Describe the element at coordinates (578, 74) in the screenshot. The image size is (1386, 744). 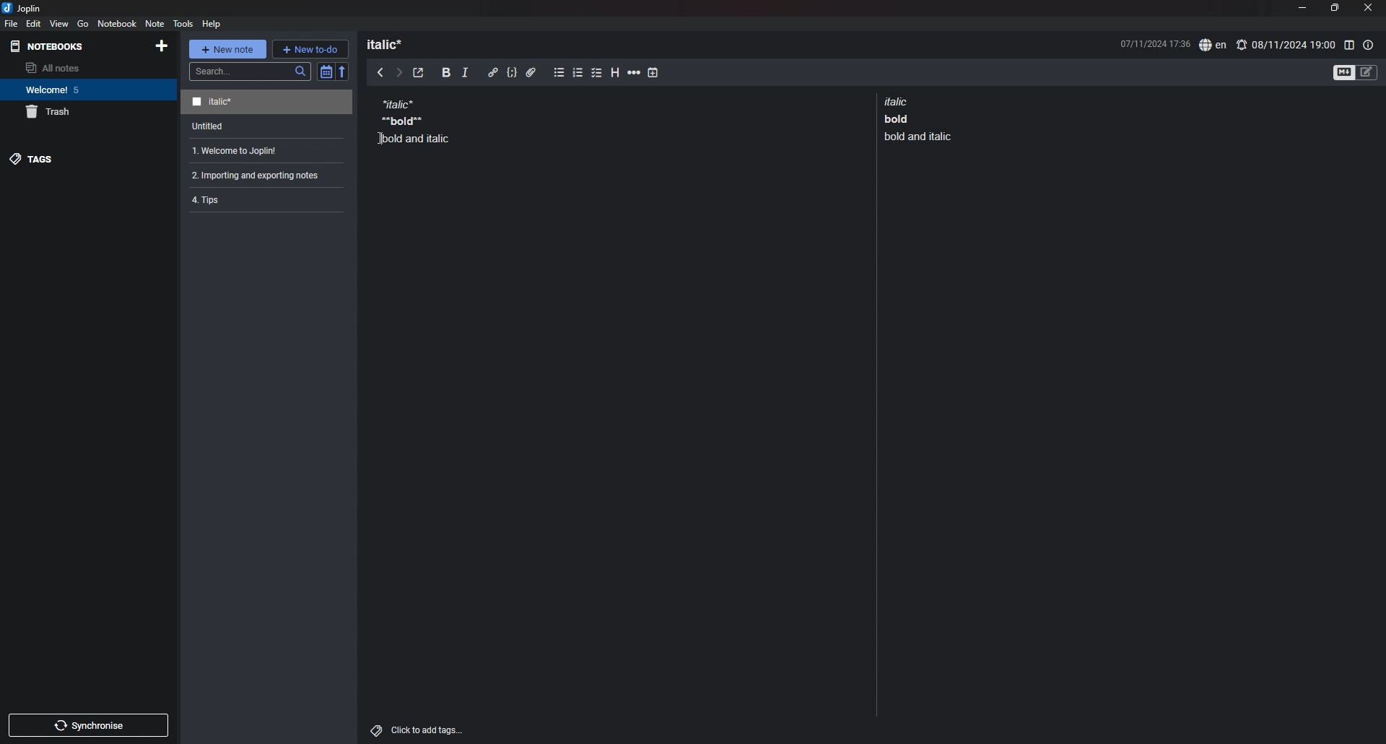
I see `numbered list` at that location.